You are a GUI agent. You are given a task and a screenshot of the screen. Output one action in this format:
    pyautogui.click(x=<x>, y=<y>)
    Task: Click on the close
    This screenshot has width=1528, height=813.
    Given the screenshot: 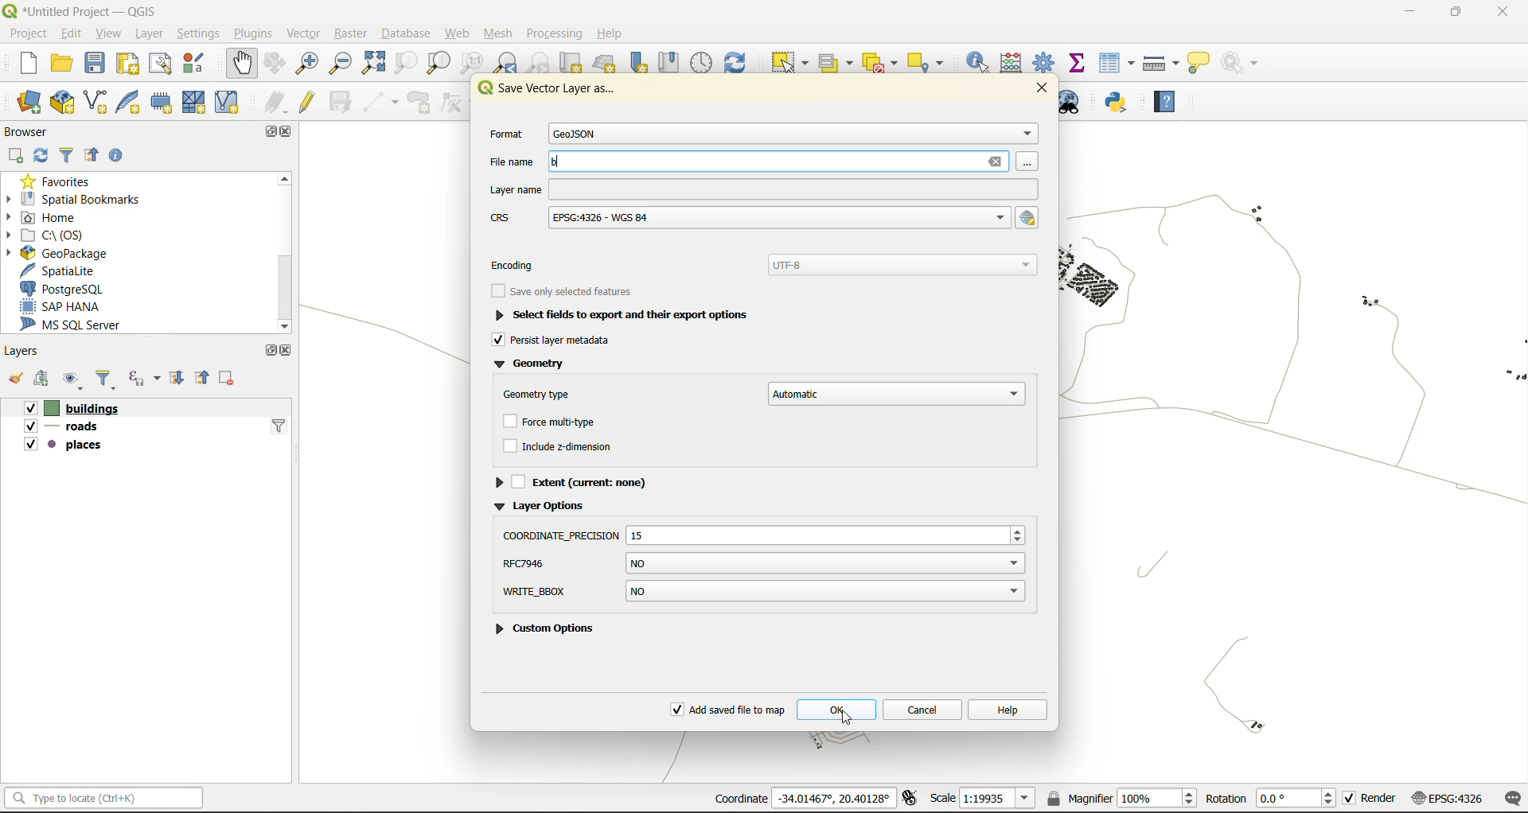 What is the action you would take?
    pyautogui.click(x=291, y=134)
    